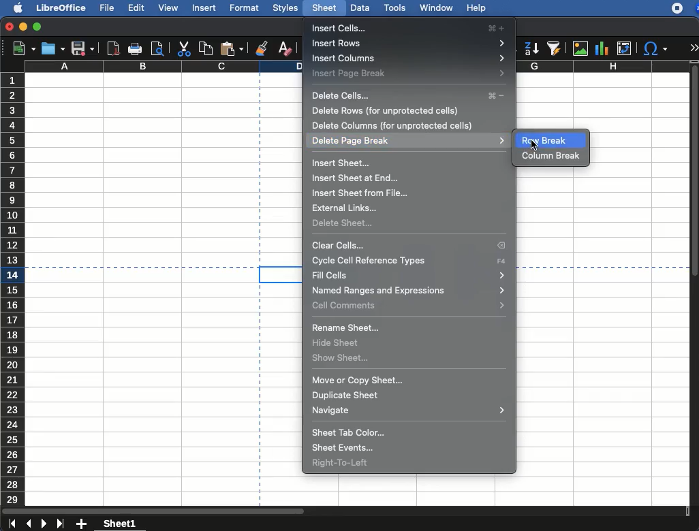  What do you see at coordinates (262, 48) in the screenshot?
I see `clone formatting` at bounding box center [262, 48].